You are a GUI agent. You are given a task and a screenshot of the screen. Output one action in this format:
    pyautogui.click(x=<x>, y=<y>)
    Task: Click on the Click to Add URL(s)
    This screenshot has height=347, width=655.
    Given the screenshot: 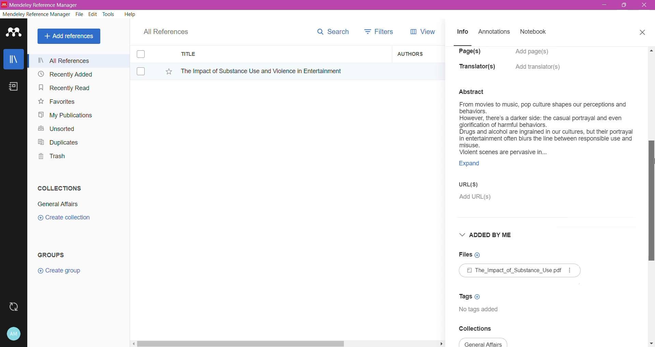 What is the action you would take?
    pyautogui.click(x=474, y=197)
    